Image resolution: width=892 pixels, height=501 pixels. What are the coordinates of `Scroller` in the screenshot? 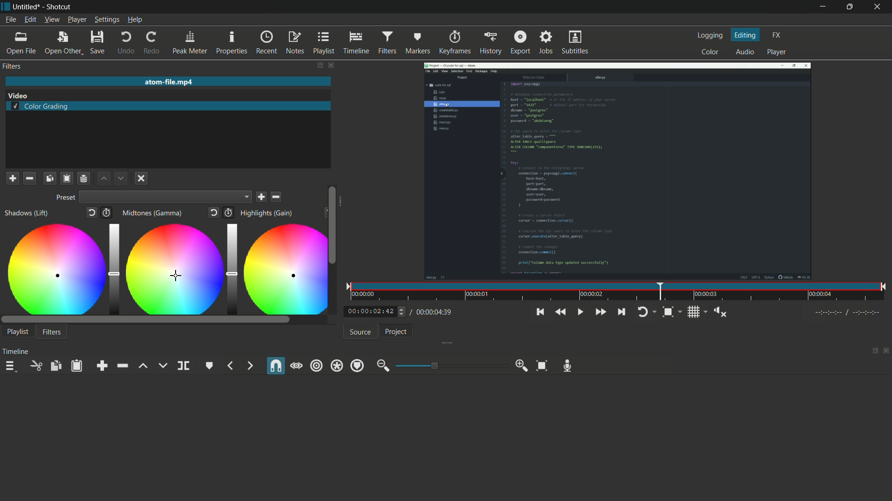 It's located at (164, 320).